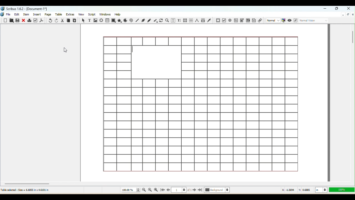 This screenshot has height=200, width=355. What do you see at coordinates (203, 21) in the screenshot?
I see `Copy item properties` at bounding box center [203, 21].